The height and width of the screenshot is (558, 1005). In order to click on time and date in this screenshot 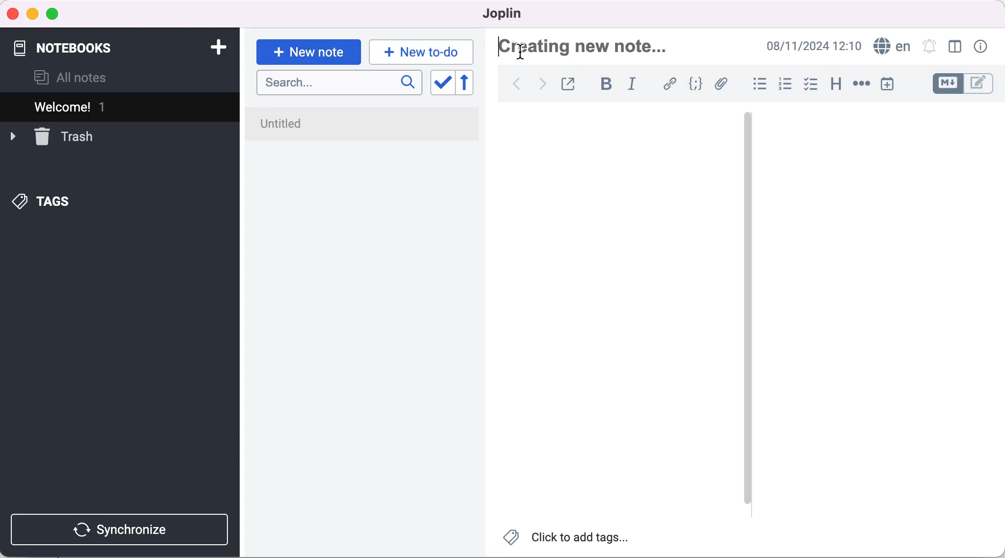, I will do `click(815, 46)`.